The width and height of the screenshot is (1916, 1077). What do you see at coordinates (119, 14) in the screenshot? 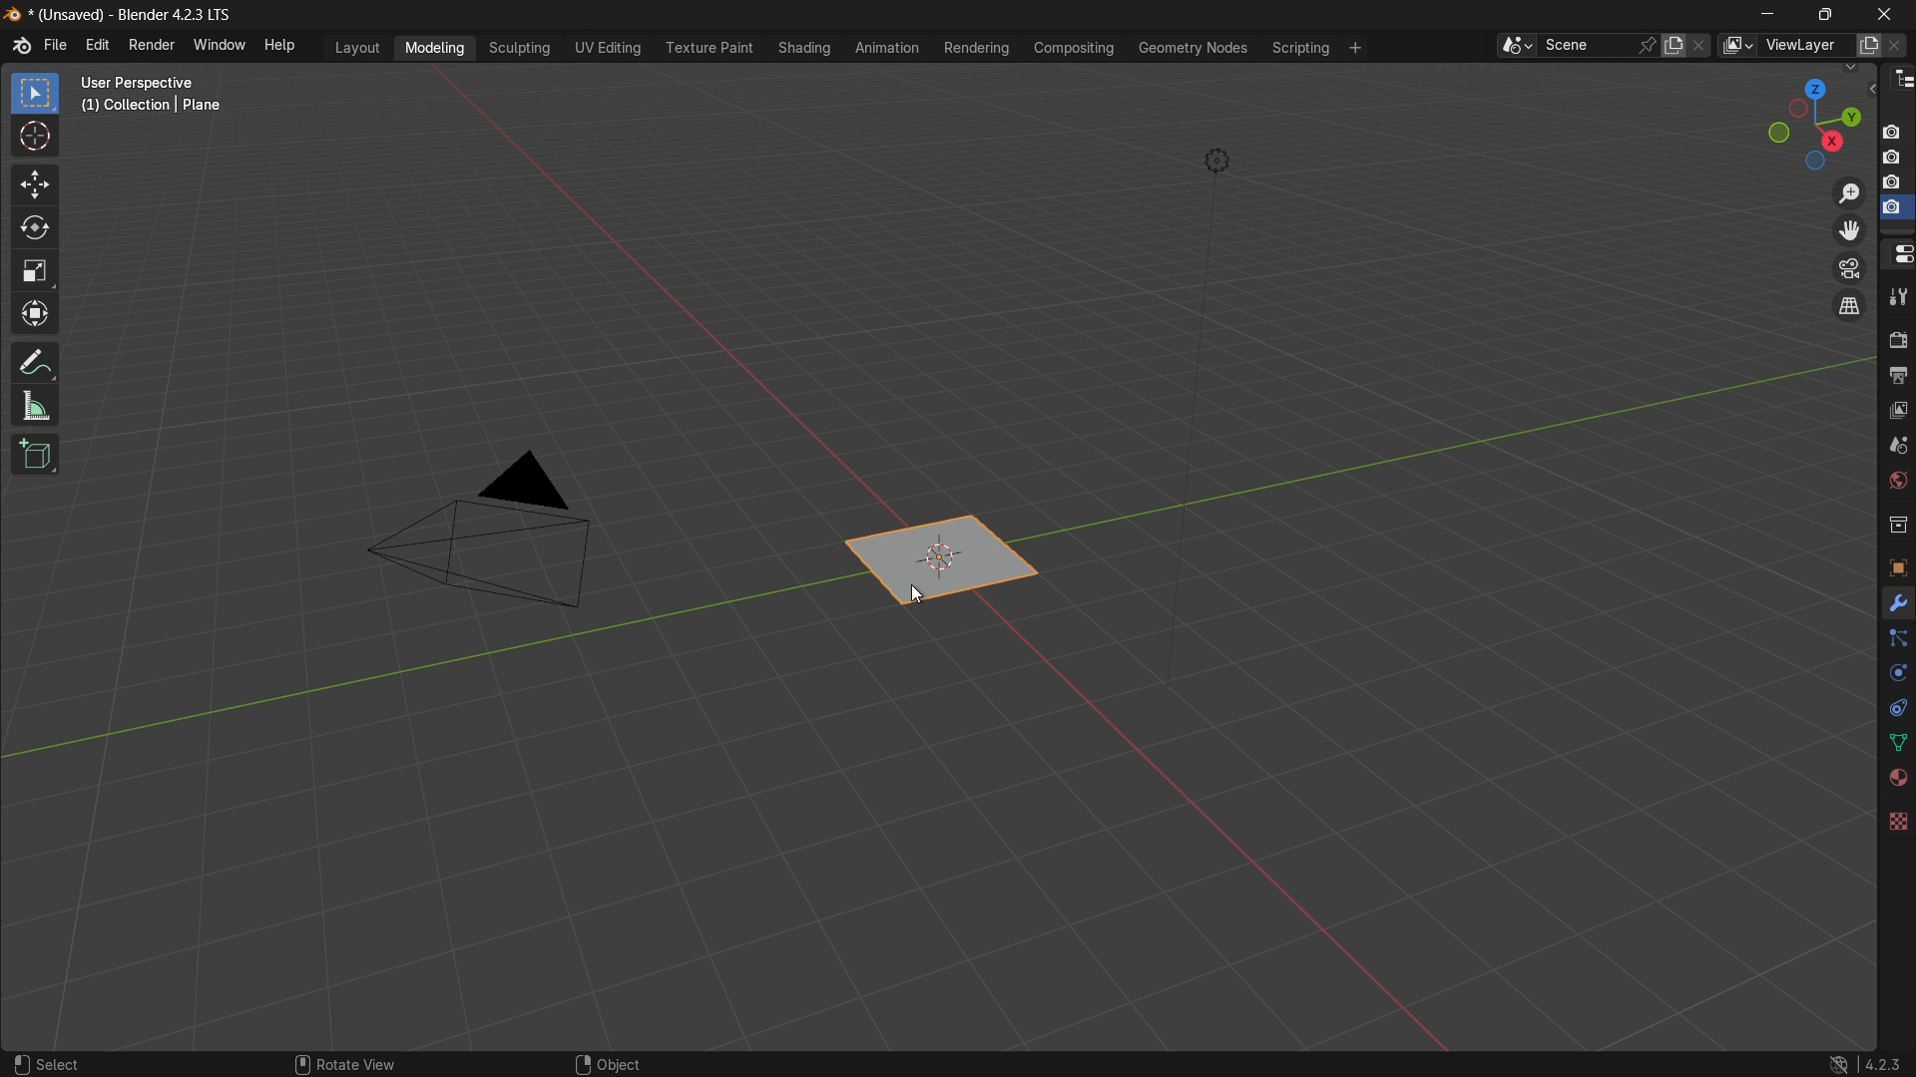
I see `unsaved blender 4.2.3 LTS` at bounding box center [119, 14].